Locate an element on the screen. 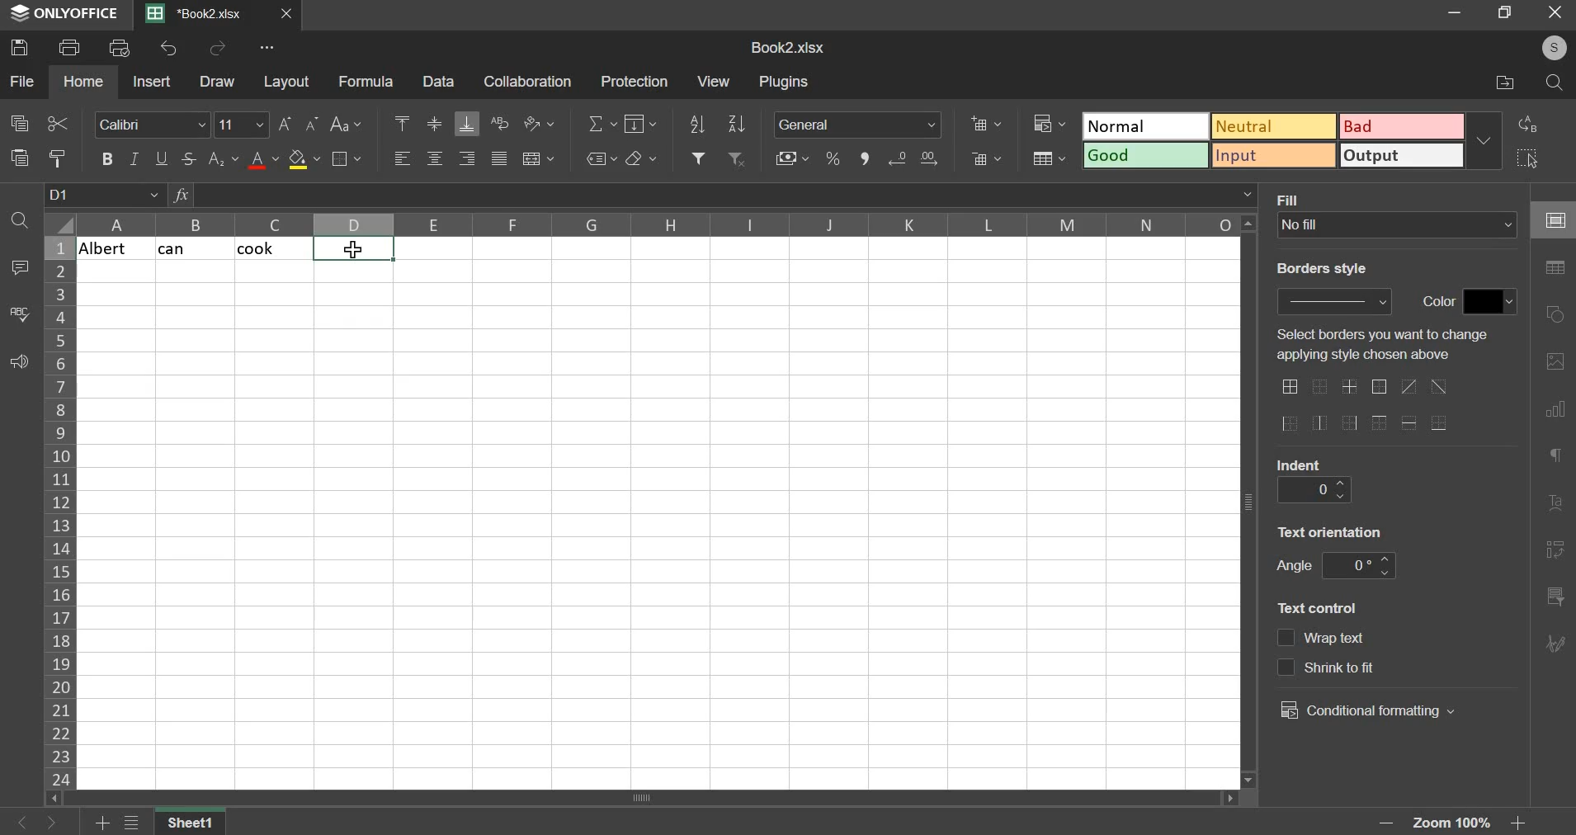 This screenshot has width=1576, height=835. merge & center is located at coordinates (539, 158).